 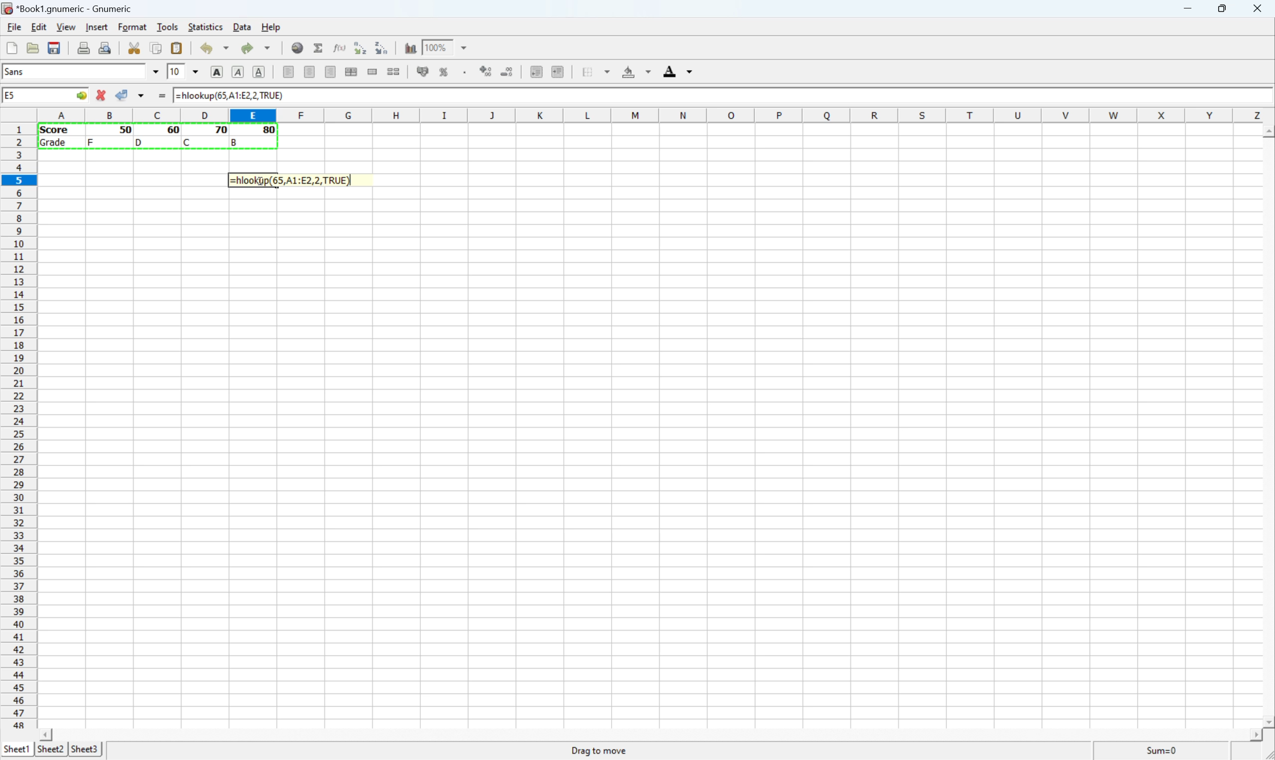 I want to click on Align Left, so click(x=286, y=72).